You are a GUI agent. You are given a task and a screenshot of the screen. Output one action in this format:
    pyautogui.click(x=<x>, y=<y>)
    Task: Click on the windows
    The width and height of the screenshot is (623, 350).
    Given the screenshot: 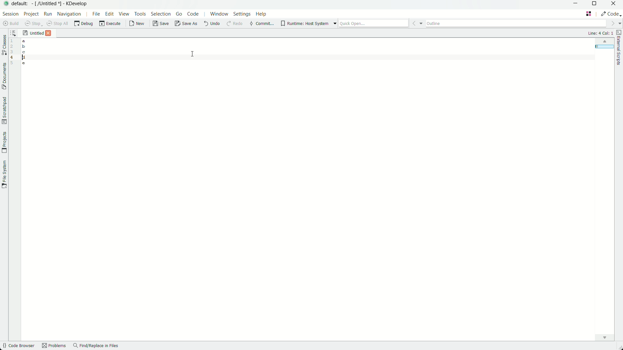 What is the action you would take?
    pyautogui.click(x=218, y=15)
    